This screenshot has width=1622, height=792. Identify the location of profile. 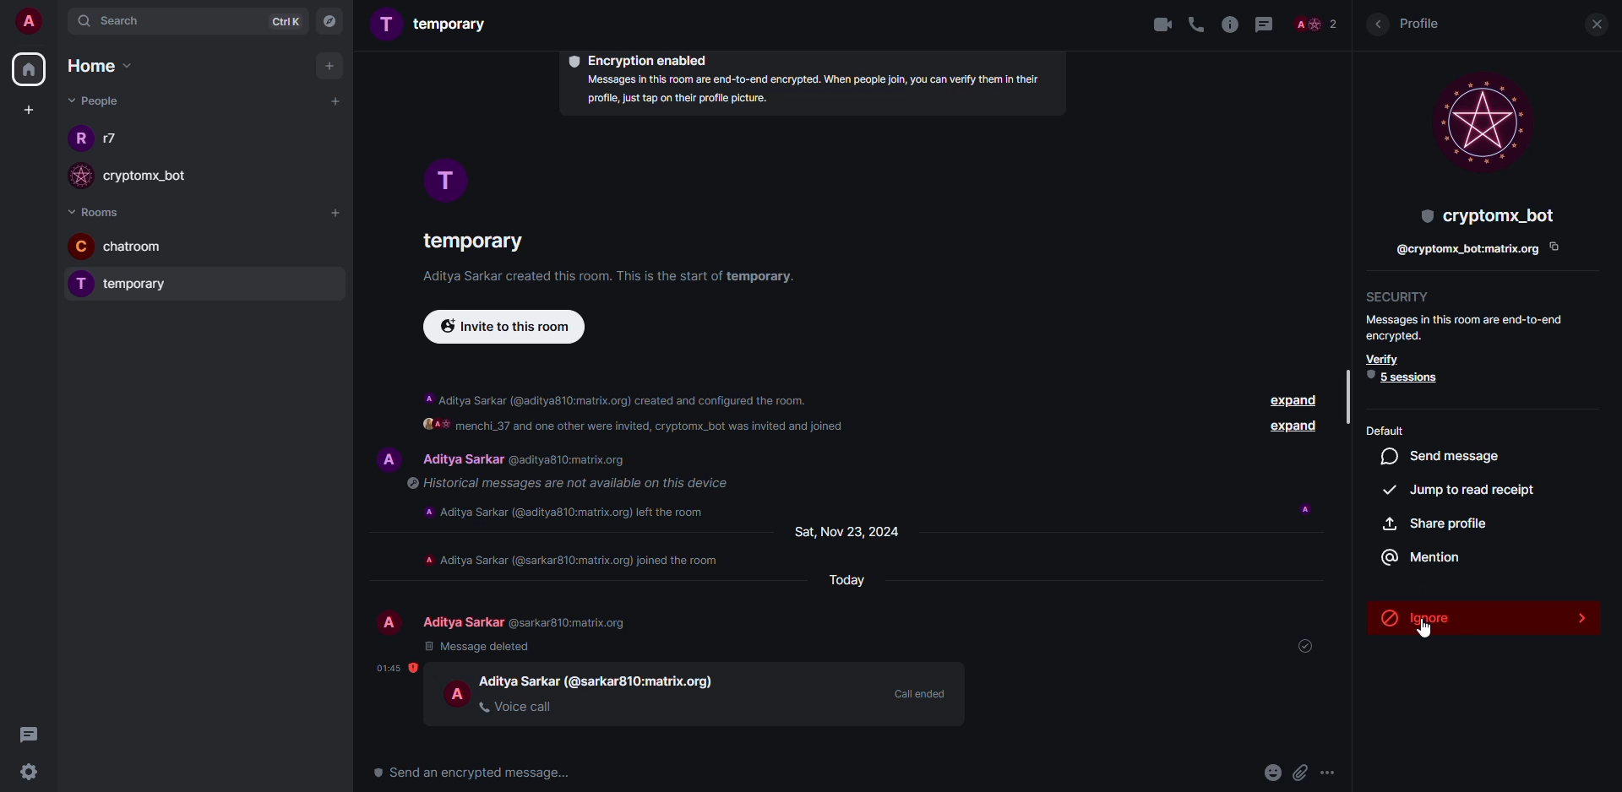
(78, 284).